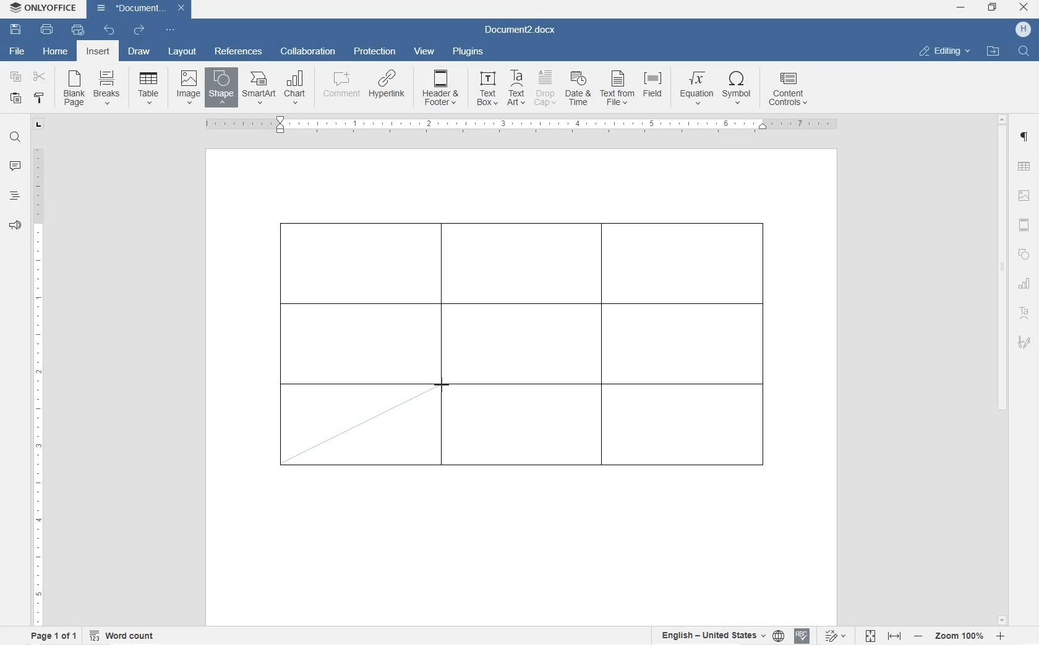 The height and width of the screenshot is (645, 1039). What do you see at coordinates (169, 30) in the screenshot?
I see `customize quick access toolbar` at bounding box center [169, 30].